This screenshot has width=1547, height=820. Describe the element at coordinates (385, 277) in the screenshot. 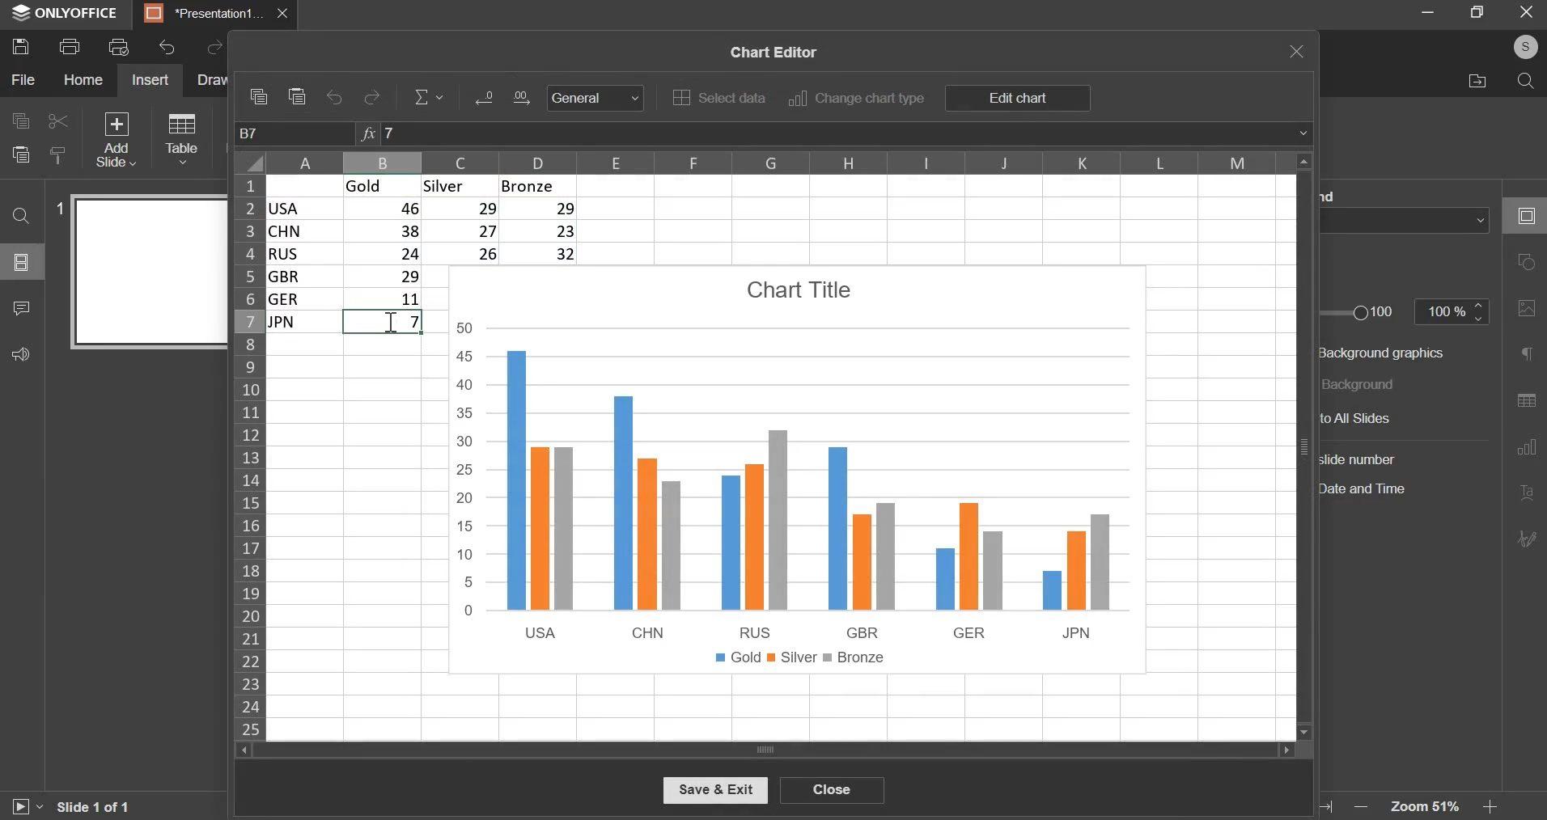

I see `| 29` at that location.